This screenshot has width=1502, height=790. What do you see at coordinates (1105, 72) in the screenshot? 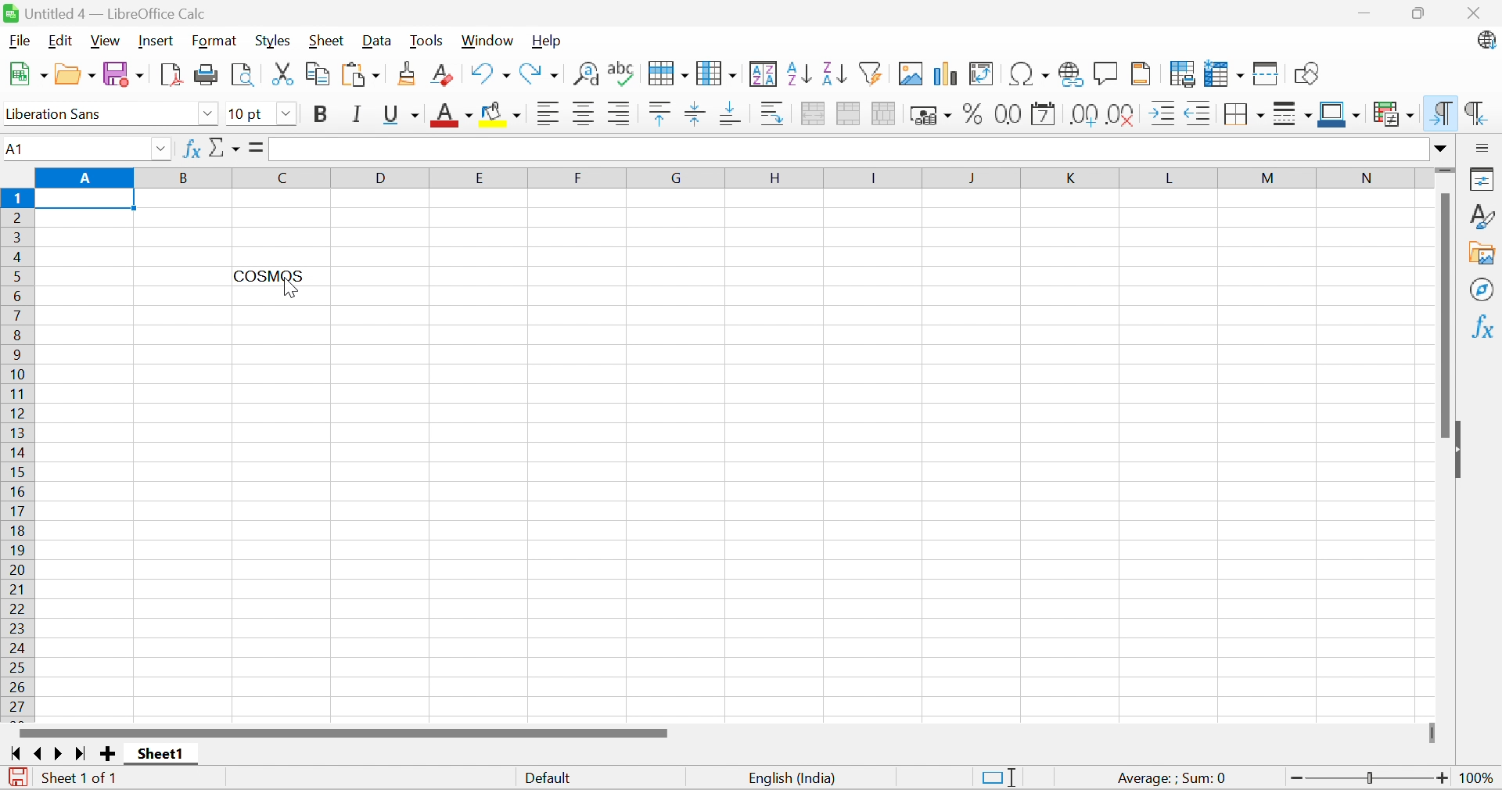
I see `Insert Comment` at bounding box center [1105, 72].